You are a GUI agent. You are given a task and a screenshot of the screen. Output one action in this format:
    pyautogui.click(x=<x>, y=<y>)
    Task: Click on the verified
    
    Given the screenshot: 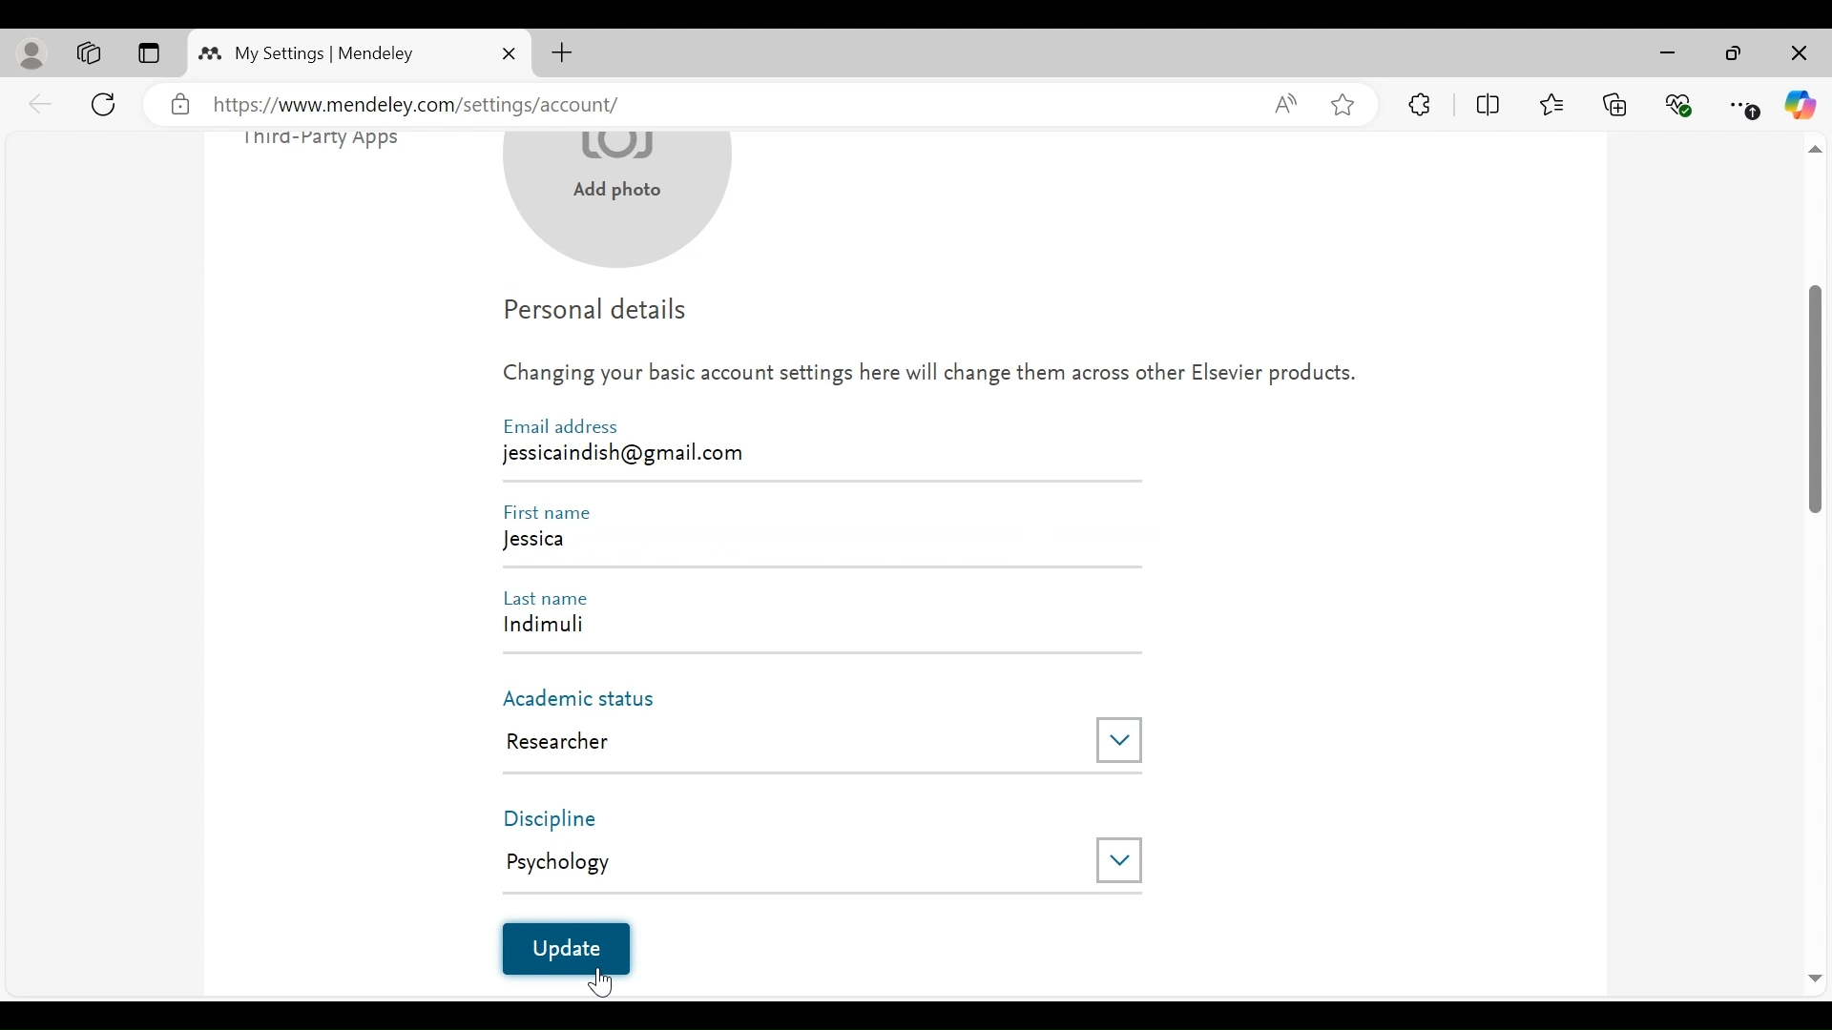 What is the action you would take?
    pyautogui.click(x=180, y=105)
    